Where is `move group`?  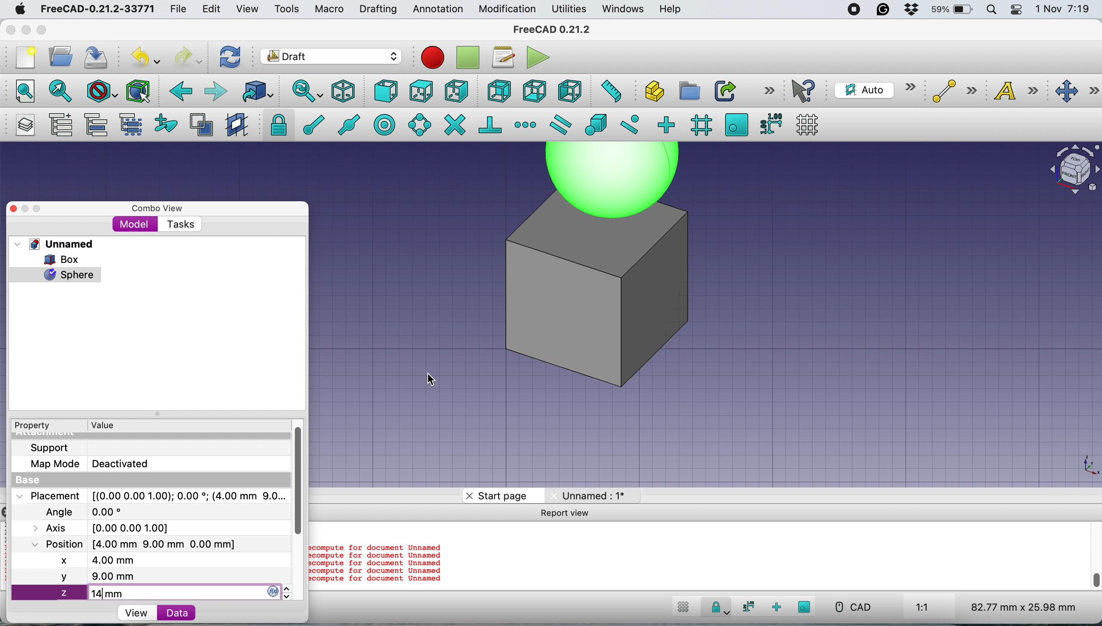
move group is located at coordinates (98, 125).